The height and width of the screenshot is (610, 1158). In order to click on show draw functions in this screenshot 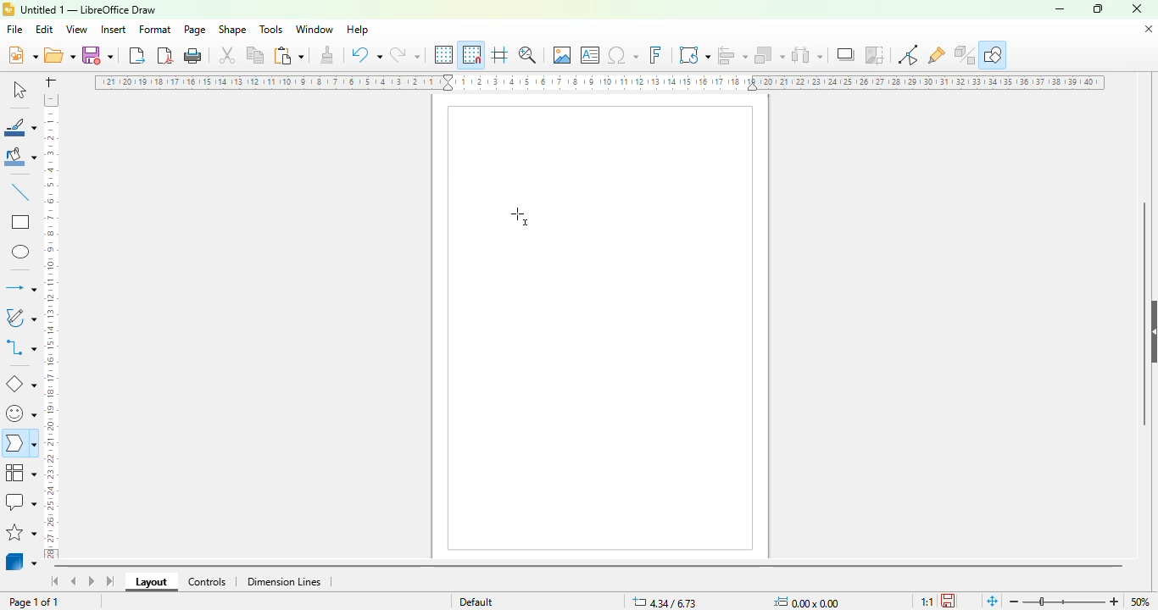, I will do `click(994, 54)`.